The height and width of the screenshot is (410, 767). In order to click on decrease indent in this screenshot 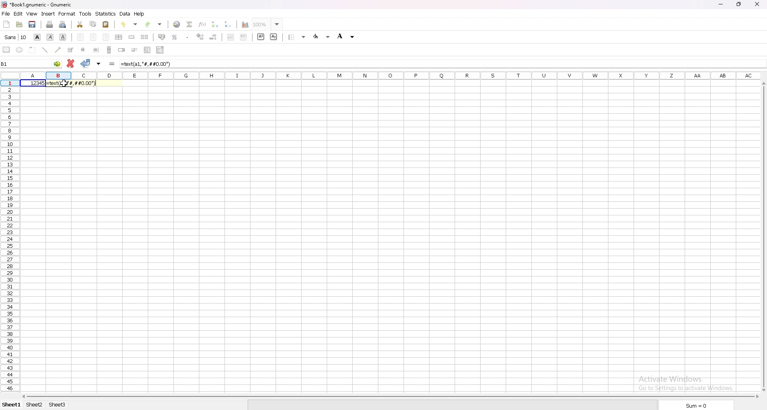, I will do `click(231, 37)`.